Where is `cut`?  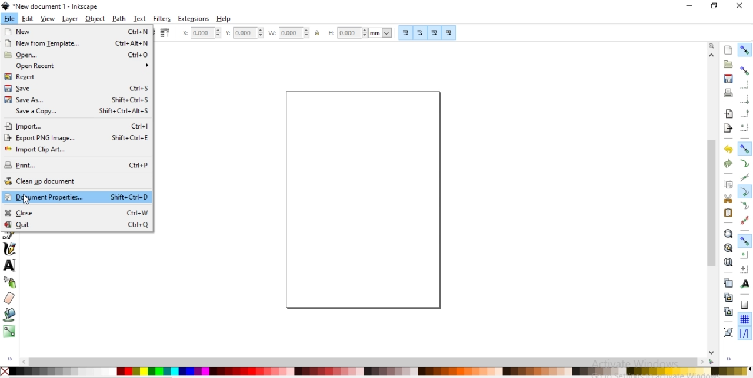
cut is located at coordinates (728, 198).